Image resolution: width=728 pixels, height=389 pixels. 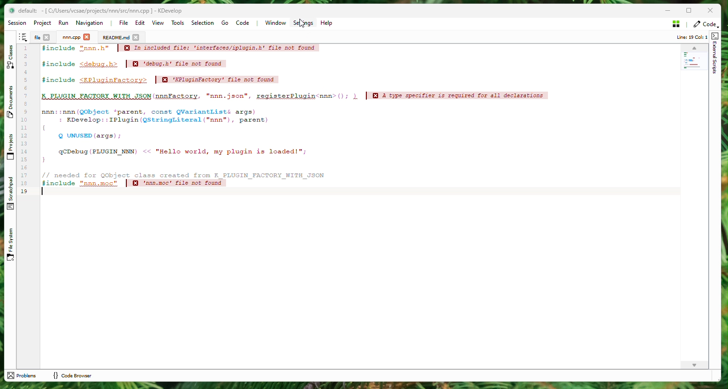 I want to click on Tools, so click(x=177, y=23).